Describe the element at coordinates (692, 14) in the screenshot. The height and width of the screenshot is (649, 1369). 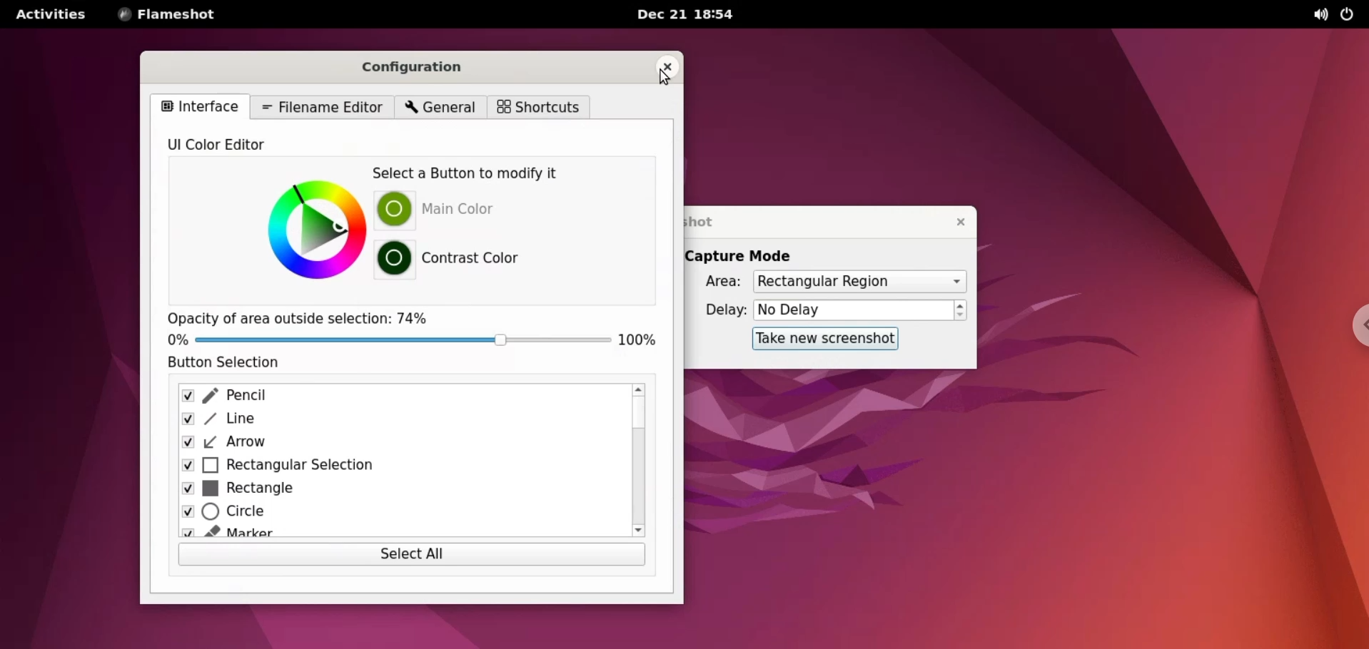
I see `Dec 21 18:54` at that location.